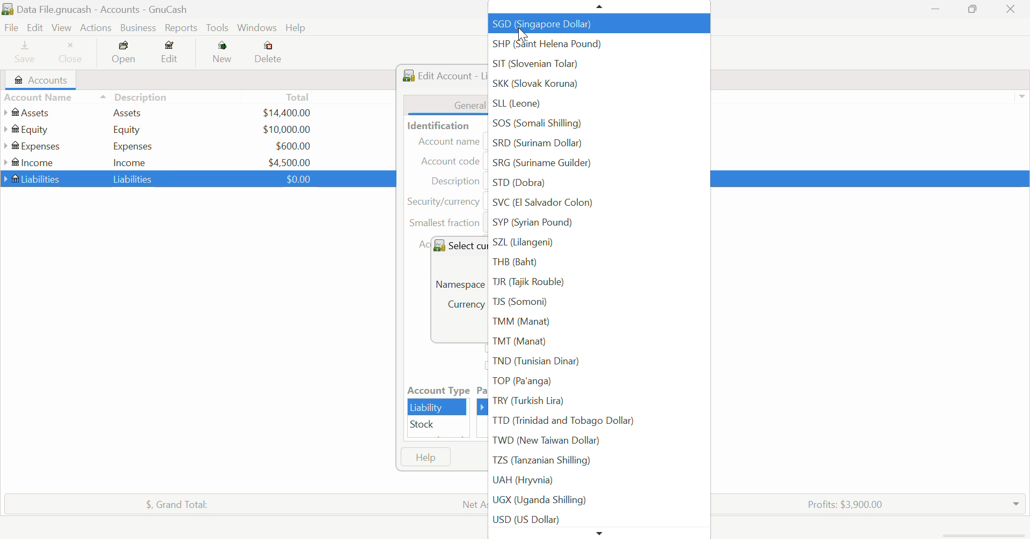 This screenshot has width=1030, height=539. I want to click on Account Column Heading, so click(41, 98).